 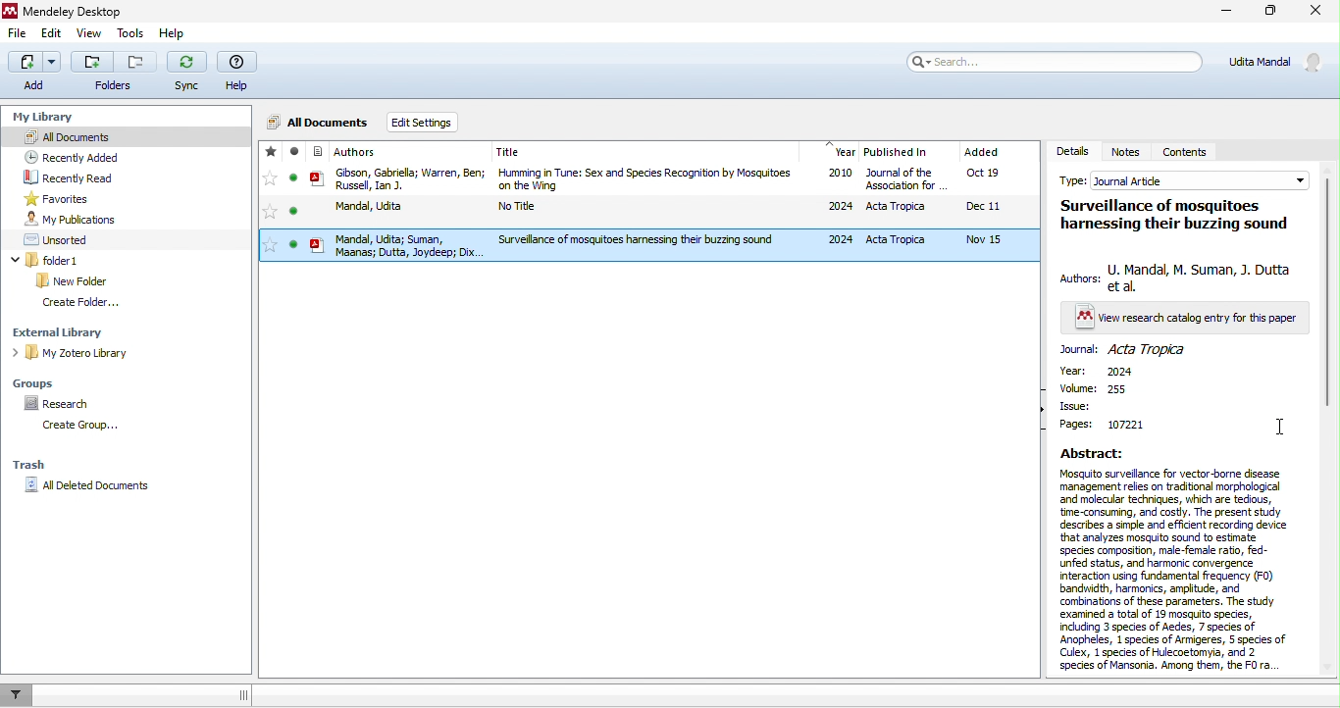 I want to click on Mendeley Desktop, so click(x=64, y=11).